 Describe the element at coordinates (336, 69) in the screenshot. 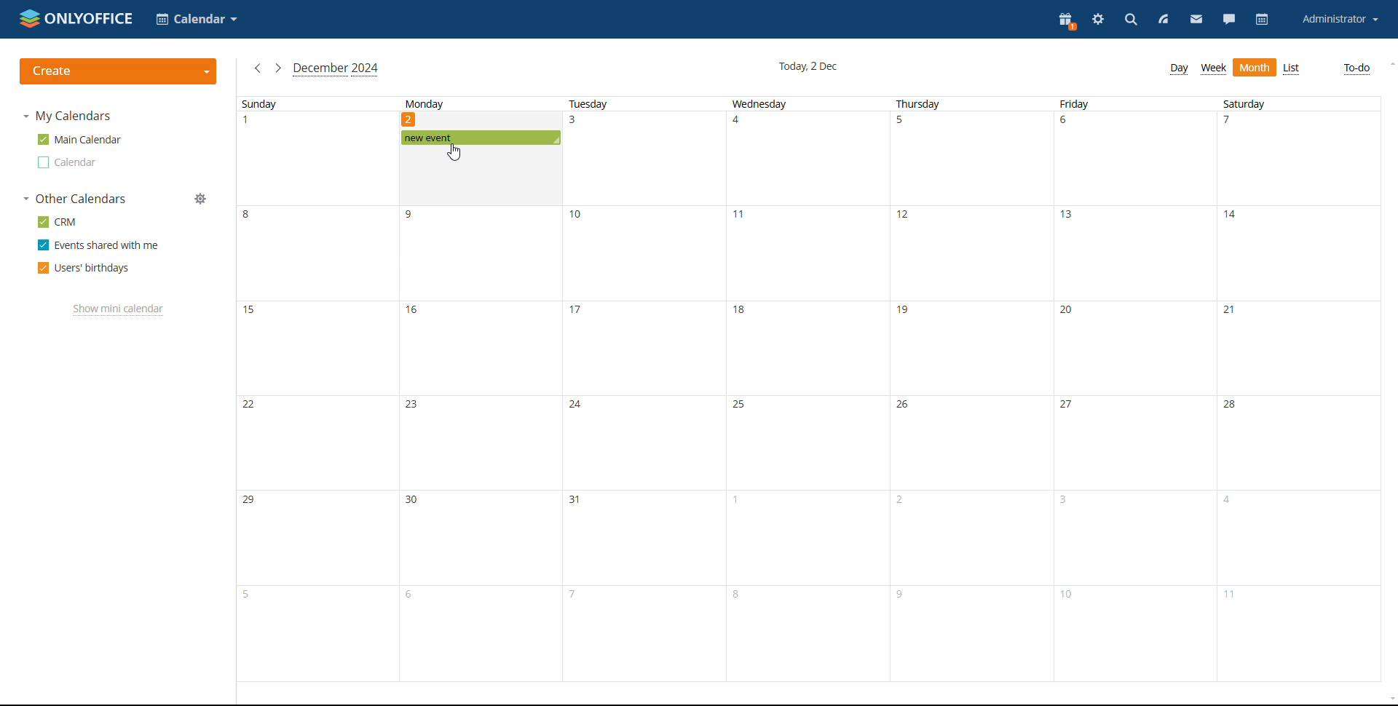

I see `current month` at that location.